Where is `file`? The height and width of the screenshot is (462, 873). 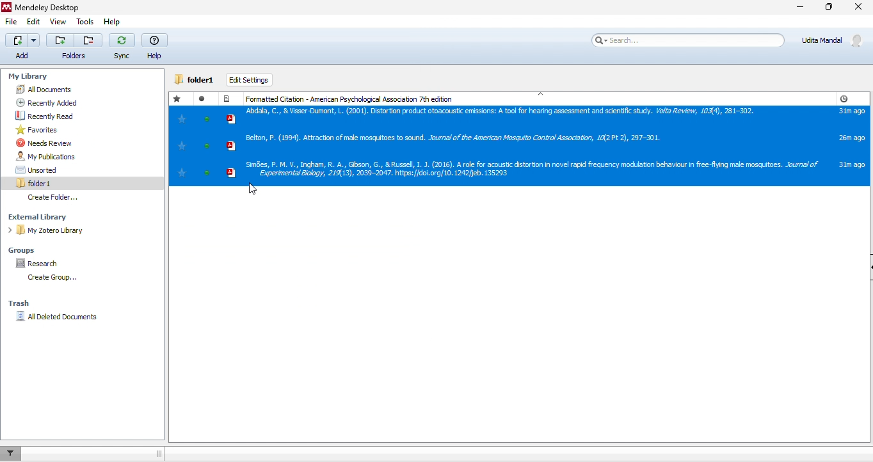 file is located at coordinates (11, 22).